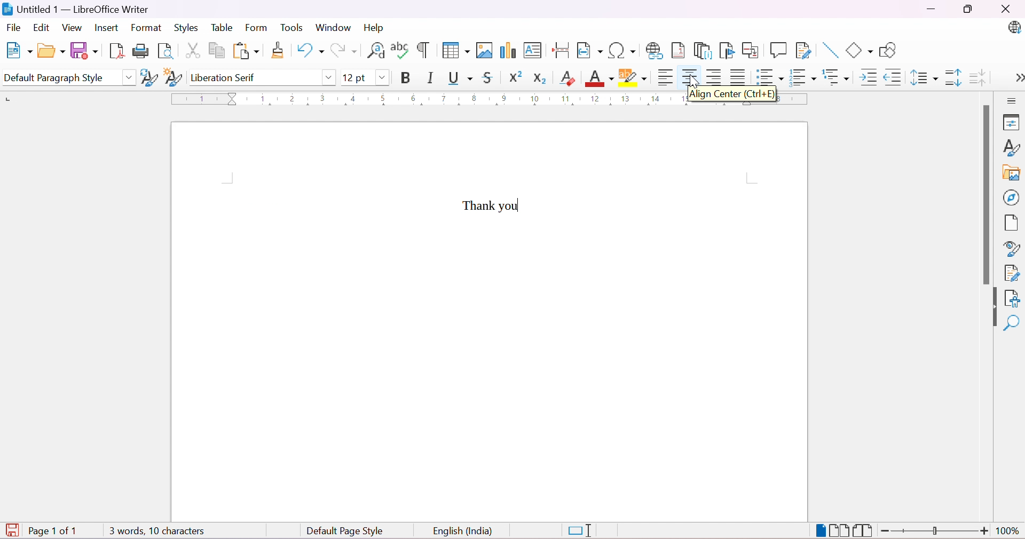 This screenshot has width=1025, height=539. What do you see at coordinates (463, 532) in the screenshot?
I see `English (India)` at bounding box center [463, 532].